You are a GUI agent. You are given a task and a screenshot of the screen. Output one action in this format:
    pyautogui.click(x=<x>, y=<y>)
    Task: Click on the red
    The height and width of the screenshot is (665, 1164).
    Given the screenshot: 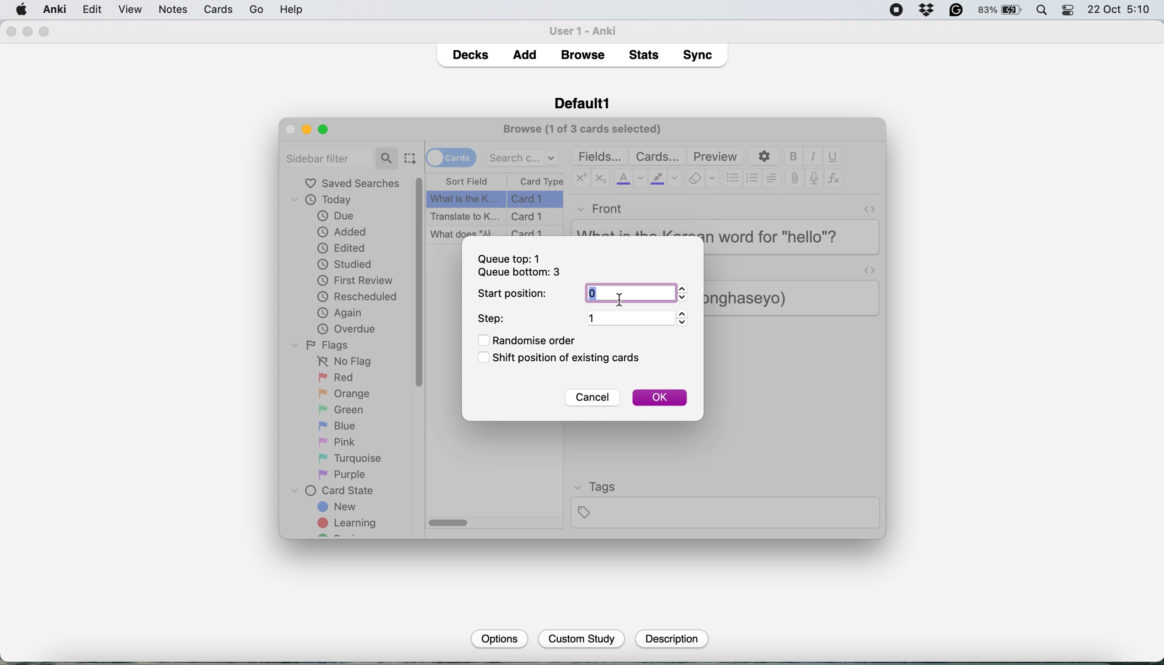 What is the action you would take?
    pyautogui.click(x=338, y=378)
    